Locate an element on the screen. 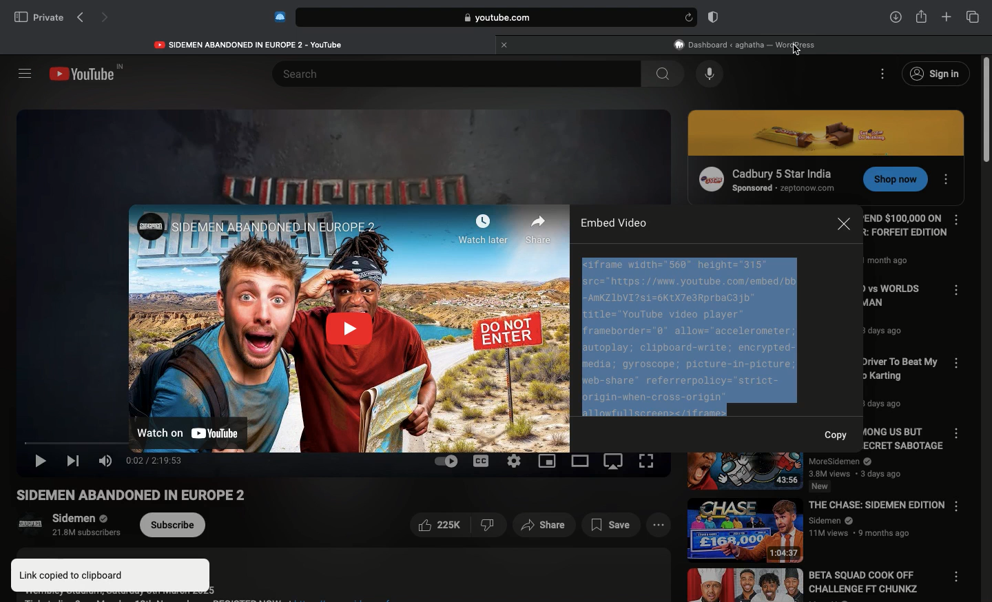  Description is located at coordinates (338, 575).